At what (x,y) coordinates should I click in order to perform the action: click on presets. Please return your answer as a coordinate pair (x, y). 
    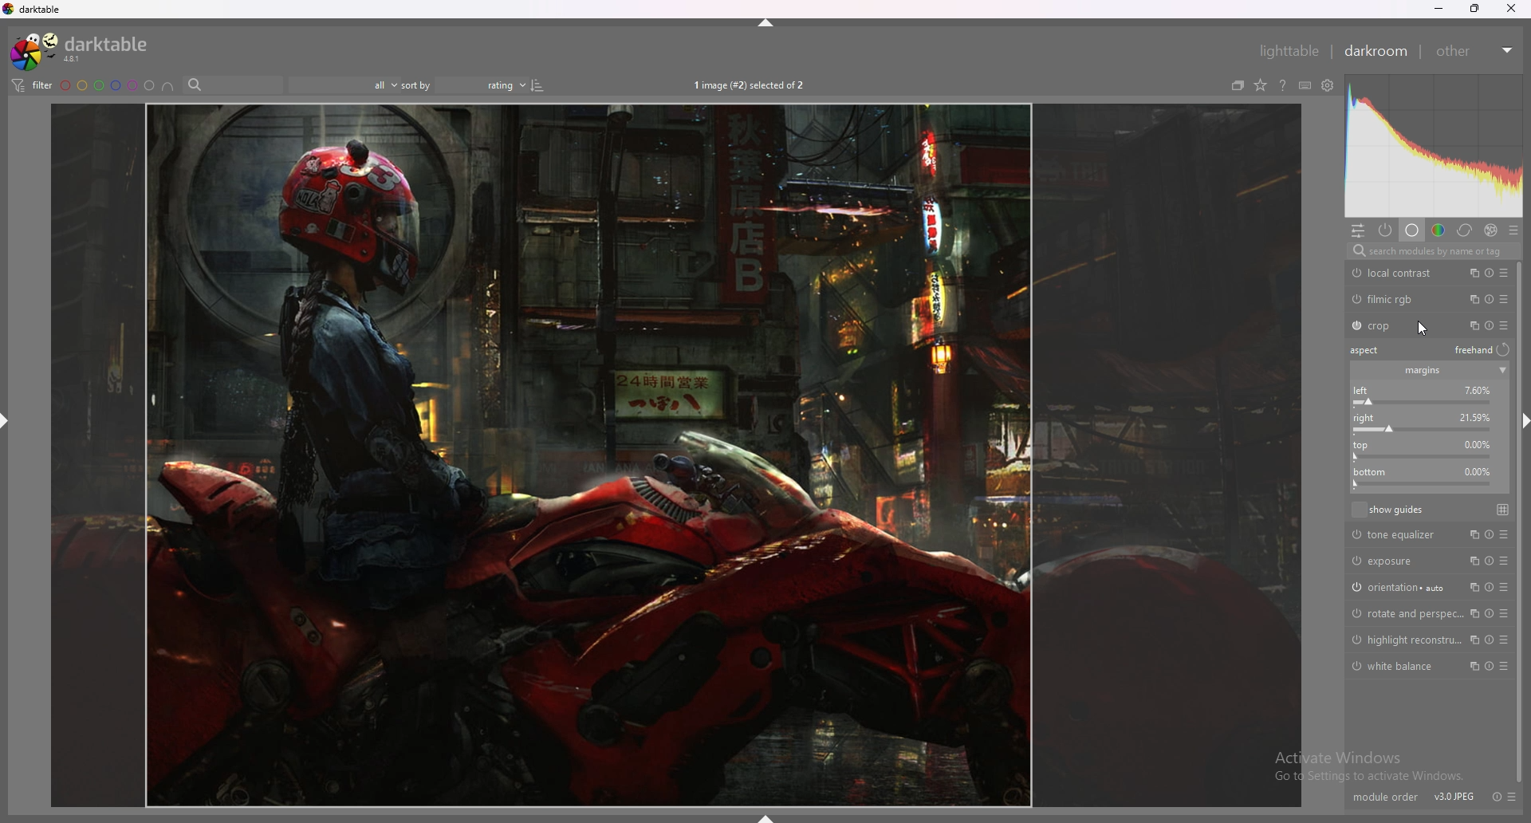
    Looking at the image, I should click on (1504, 325).